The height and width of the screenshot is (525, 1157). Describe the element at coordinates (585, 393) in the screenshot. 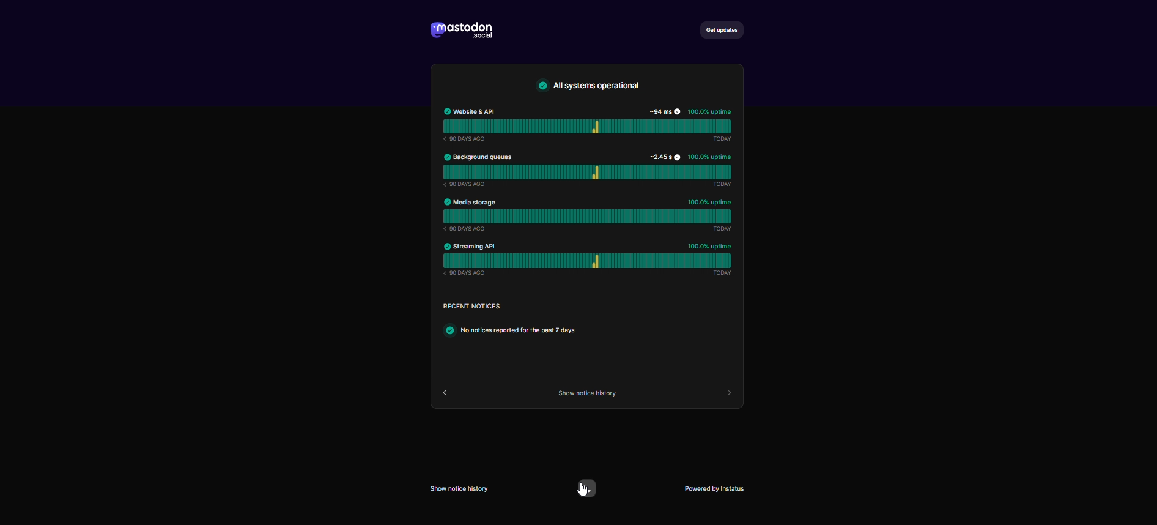

I see `show source code` at that location.